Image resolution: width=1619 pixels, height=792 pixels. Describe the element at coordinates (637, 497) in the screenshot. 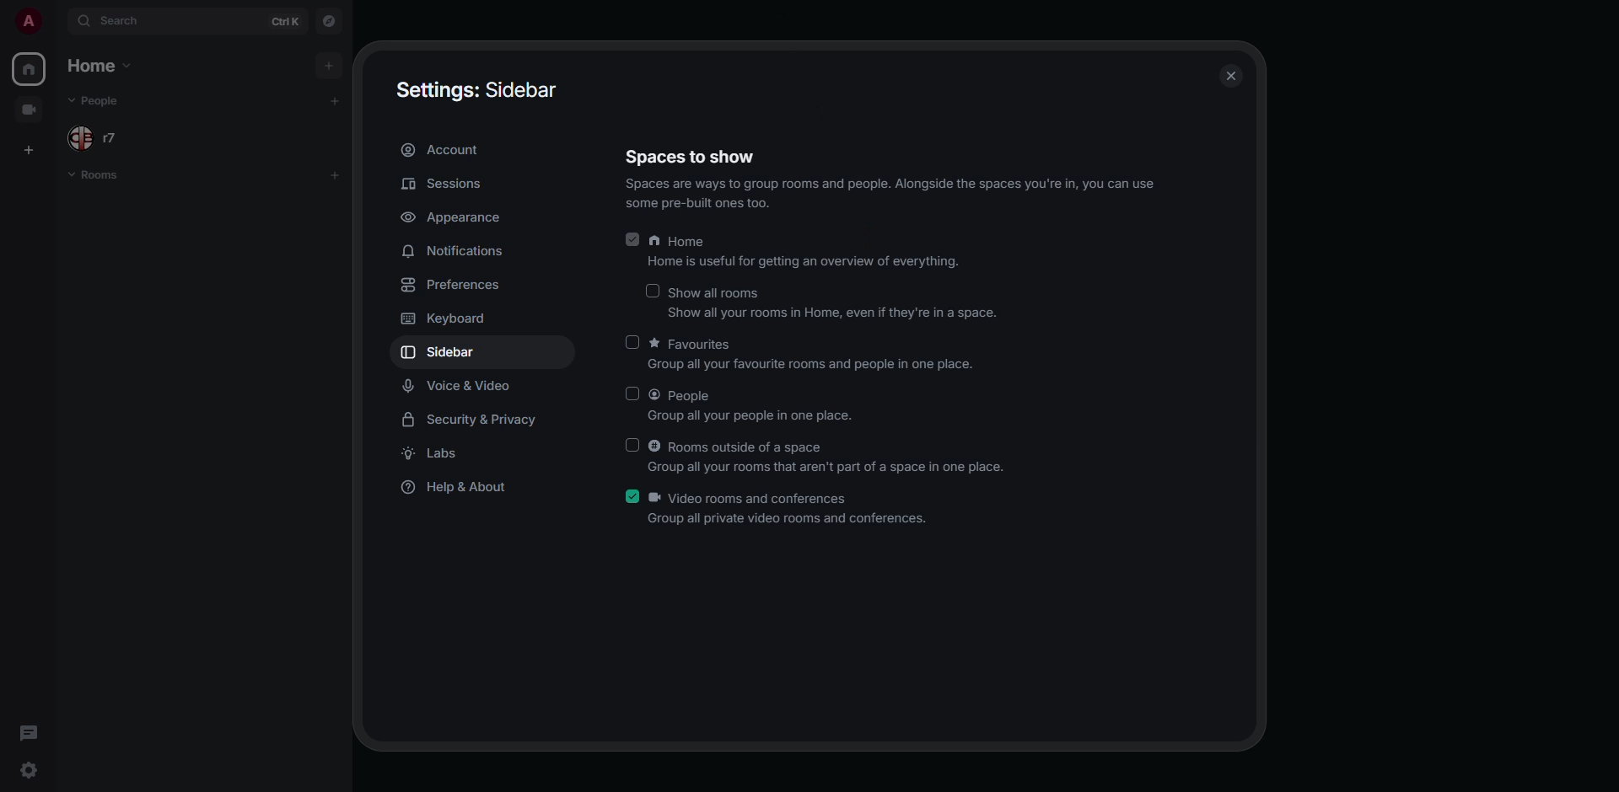

I see `enabled` at that location.